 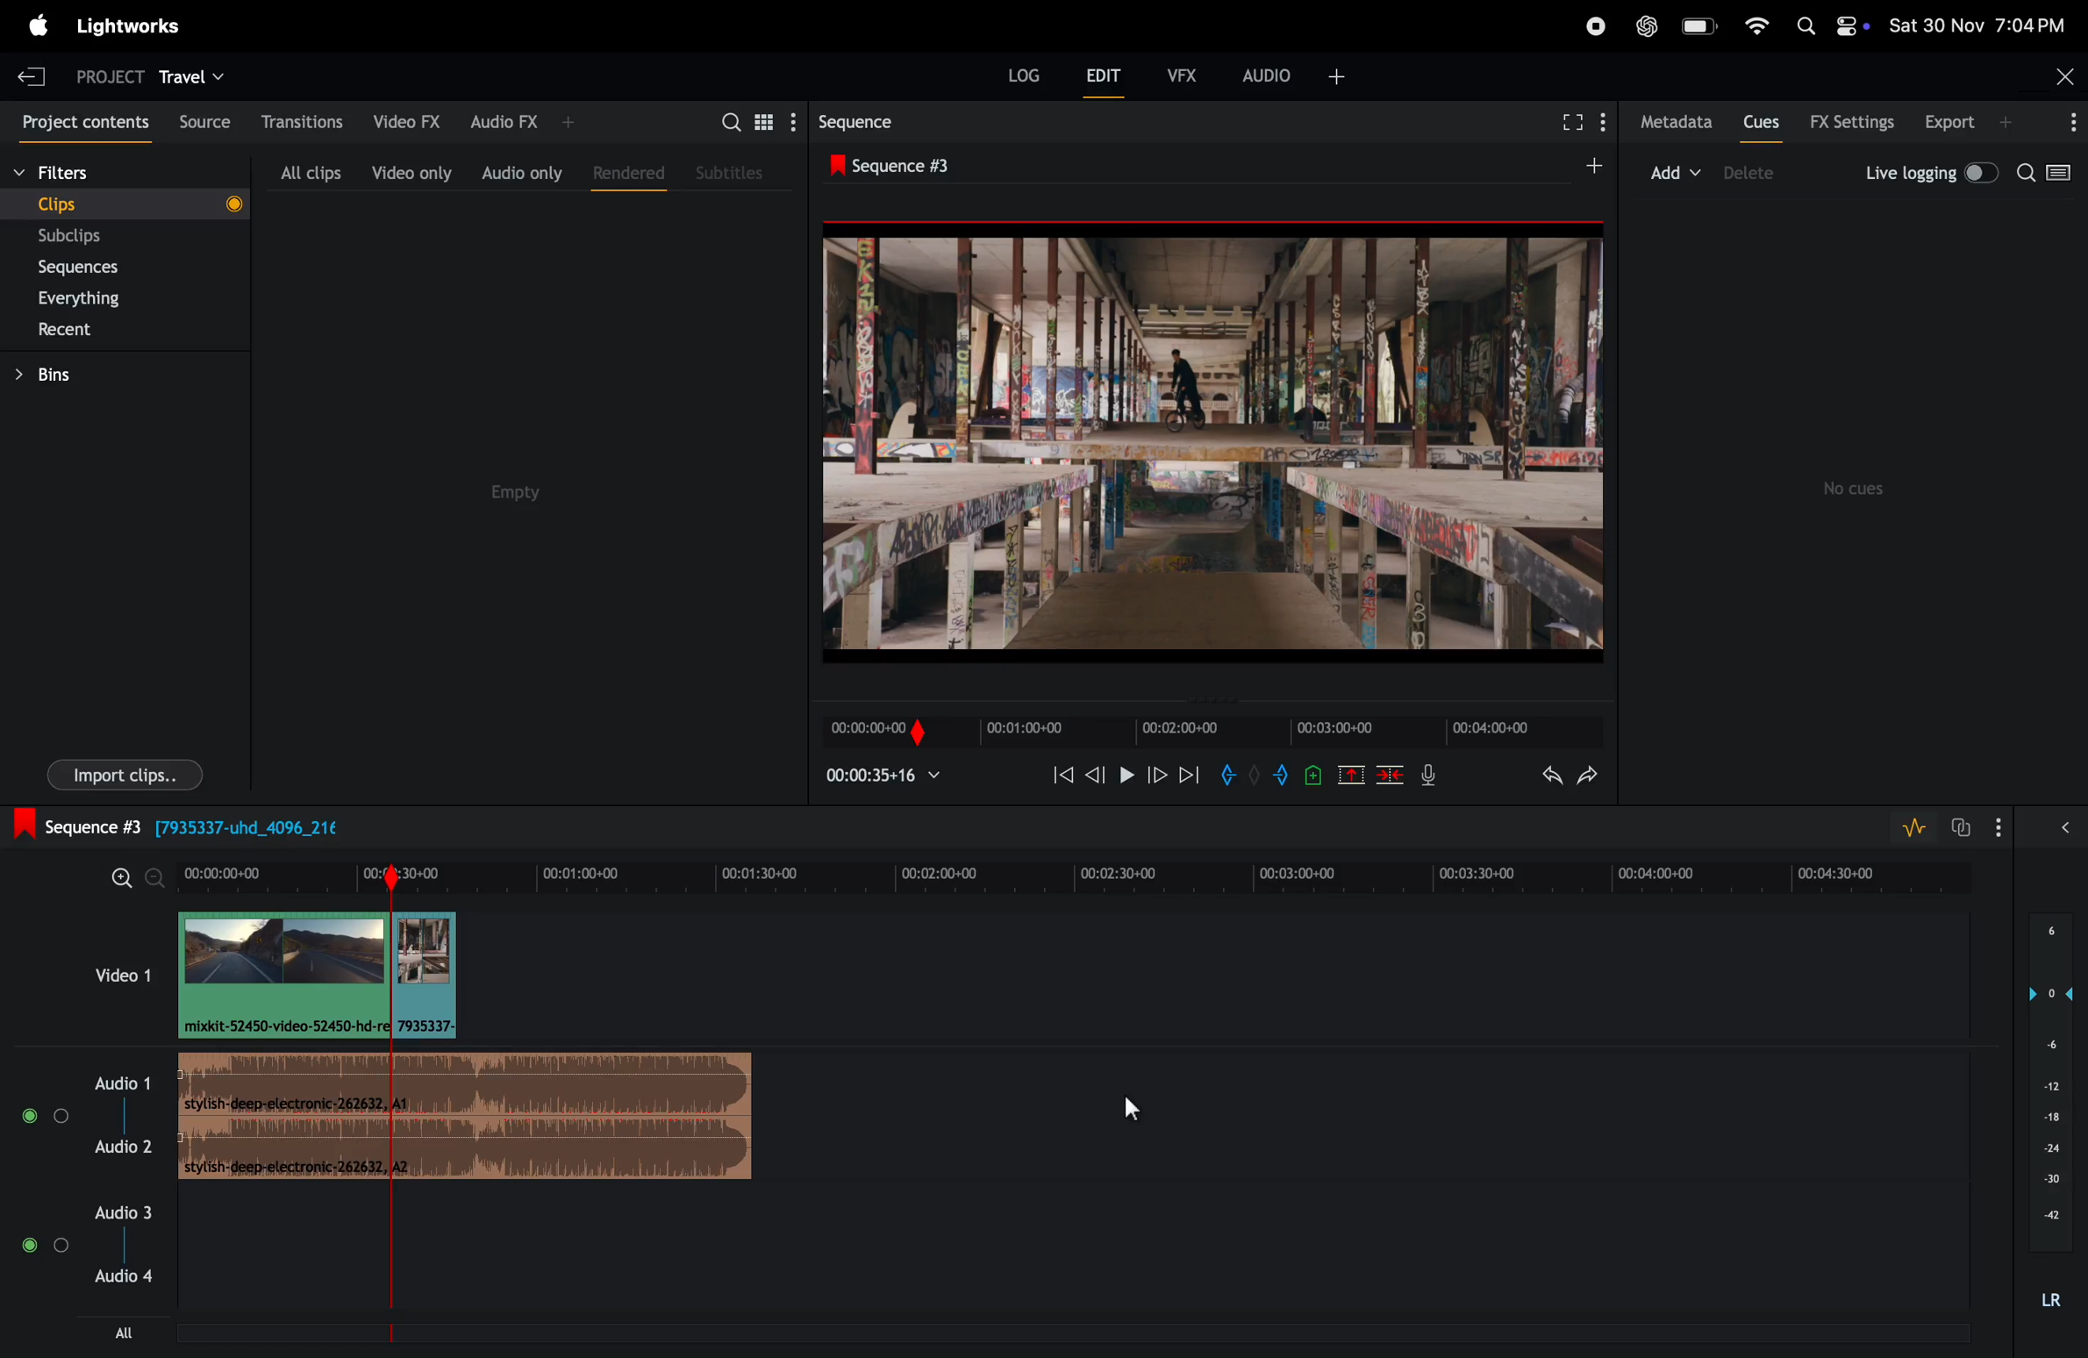 I want to click on project, so click(x=103, y=75).